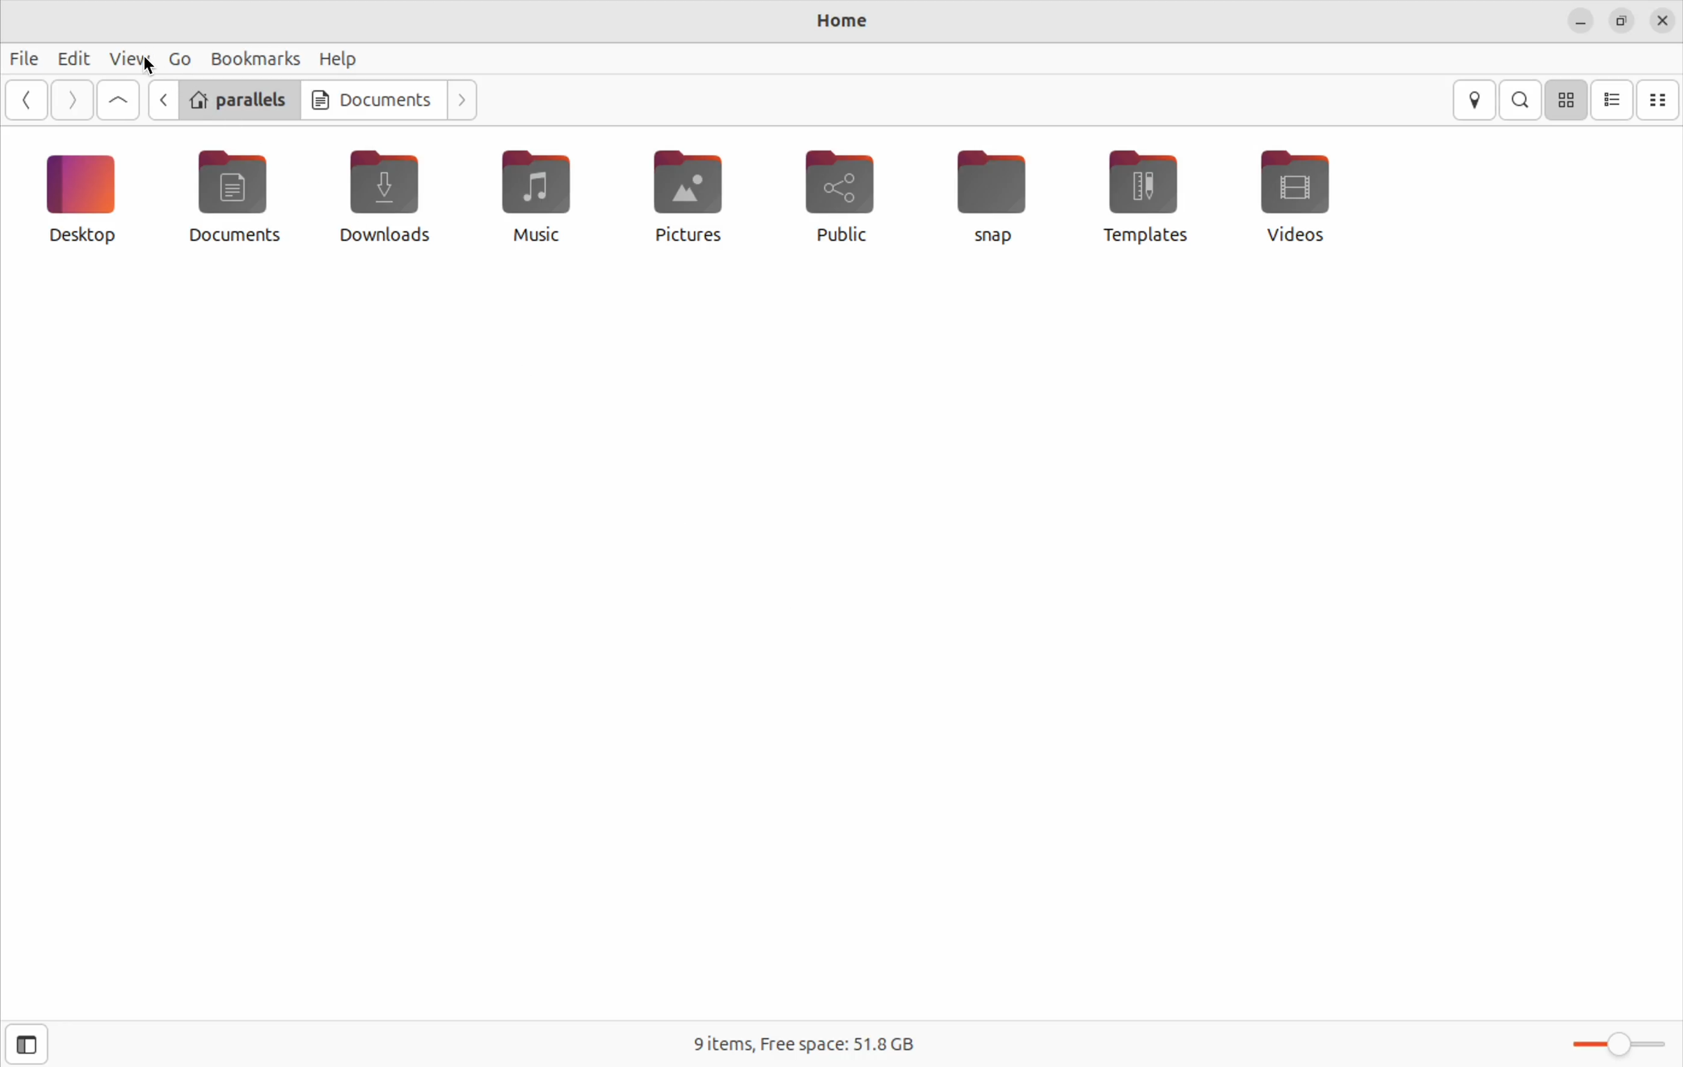  I want to click on next, so click(460, 100).